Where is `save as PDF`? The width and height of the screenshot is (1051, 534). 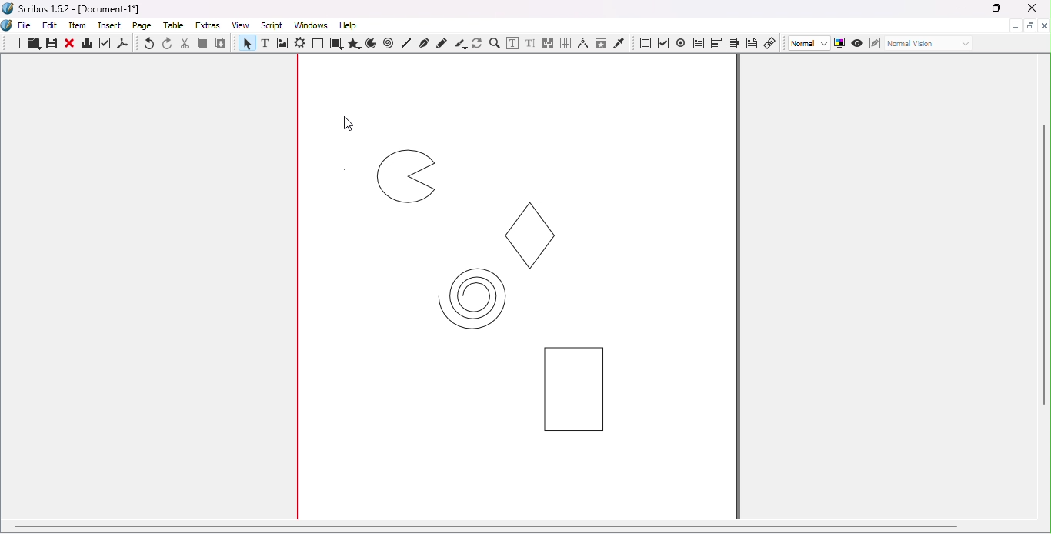
save as PDF is located at coordinates (124, 45).